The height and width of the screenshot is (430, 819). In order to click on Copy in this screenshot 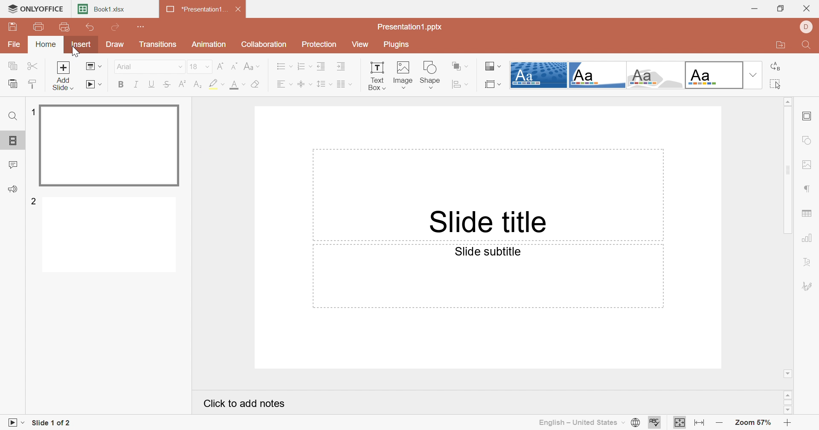, I will do `click(12, 67)`.